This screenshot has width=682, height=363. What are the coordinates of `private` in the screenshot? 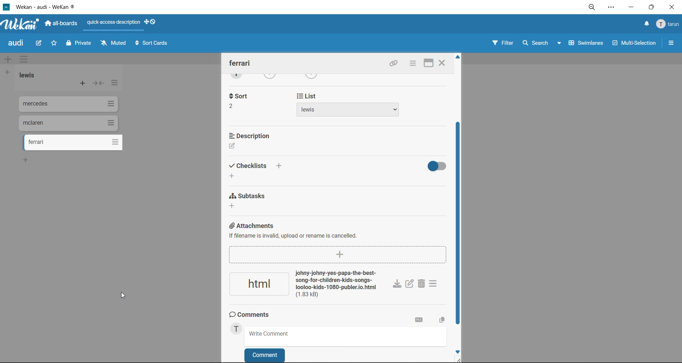 It's located at (80, 45).